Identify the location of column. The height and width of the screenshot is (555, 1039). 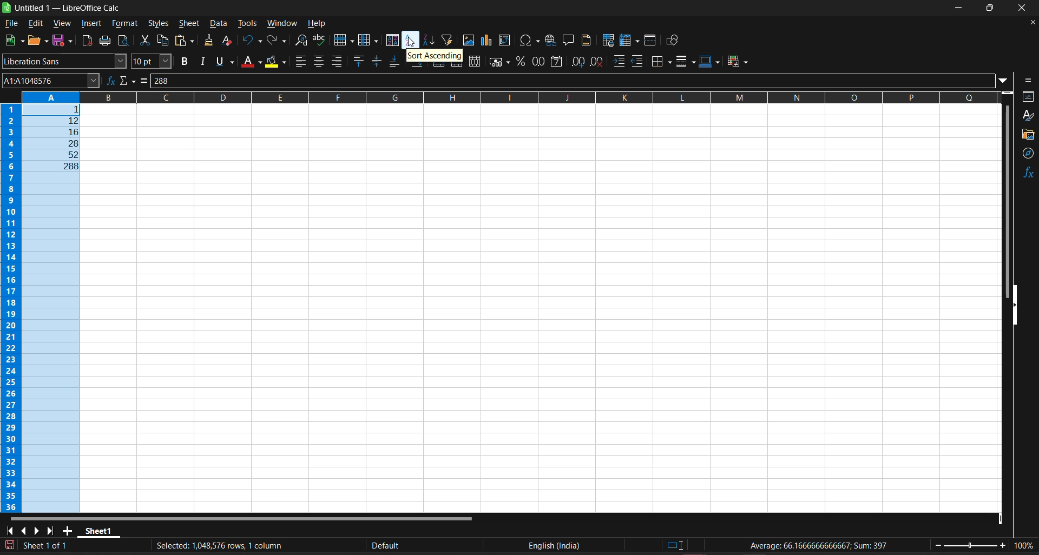
(368, 39).